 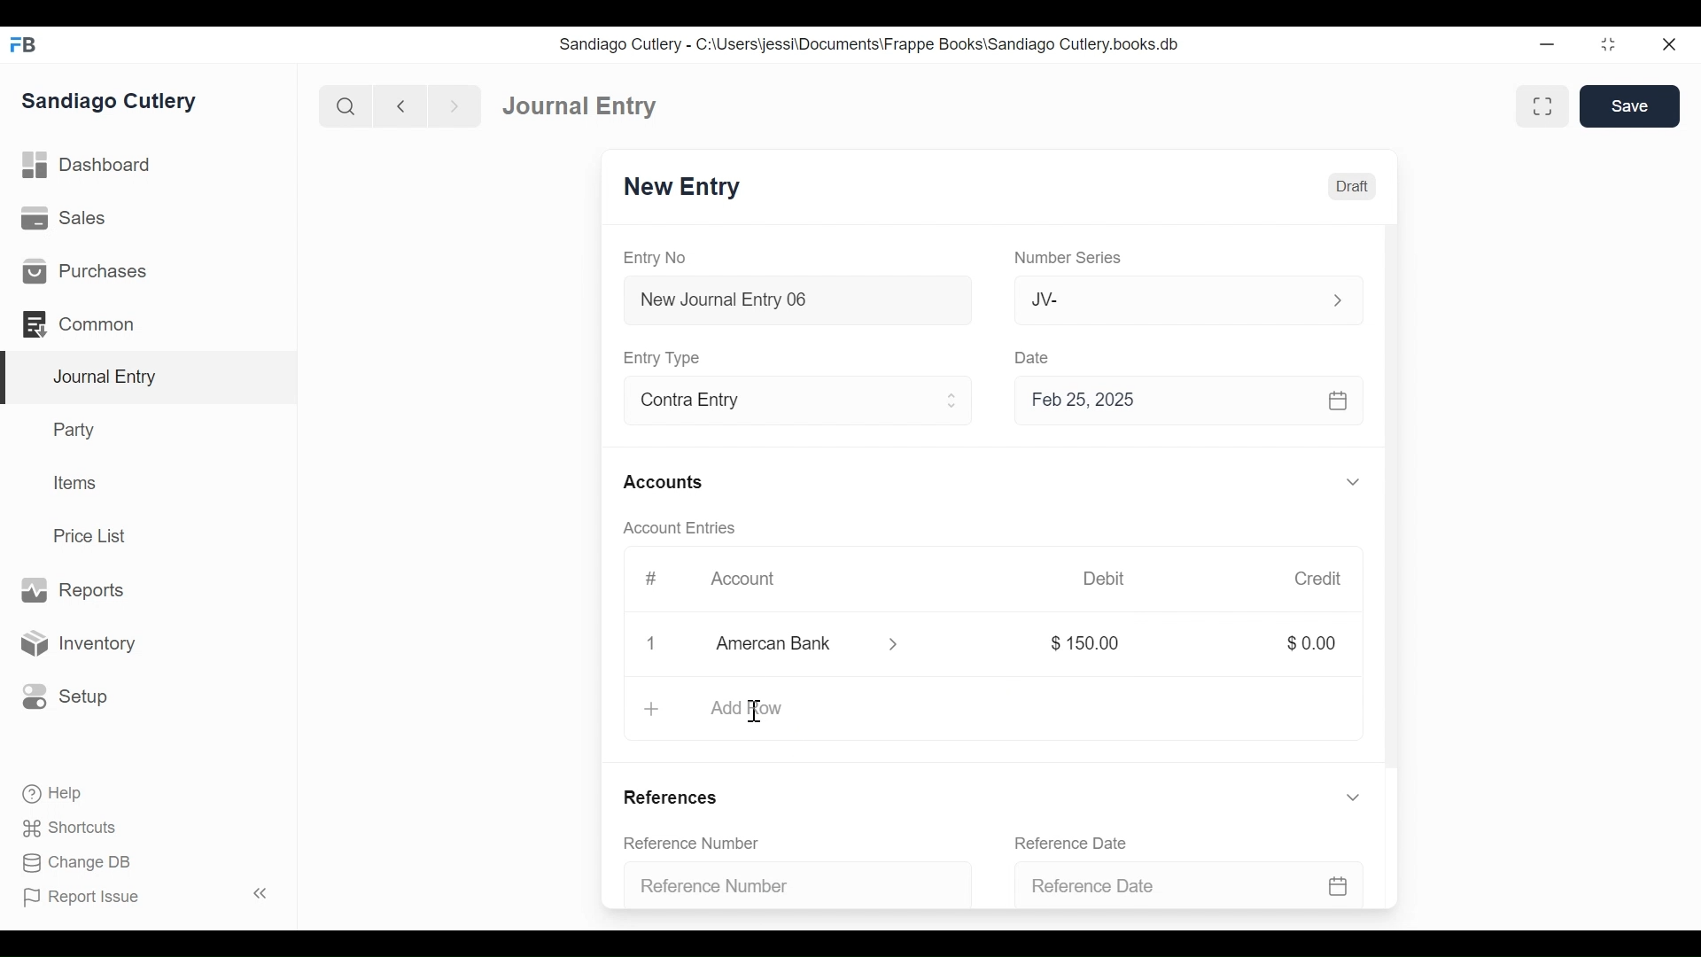 What do you see at coordinates (682, 187) in the screenshot?
I see `New Entry` at bounding box center [682, 187].